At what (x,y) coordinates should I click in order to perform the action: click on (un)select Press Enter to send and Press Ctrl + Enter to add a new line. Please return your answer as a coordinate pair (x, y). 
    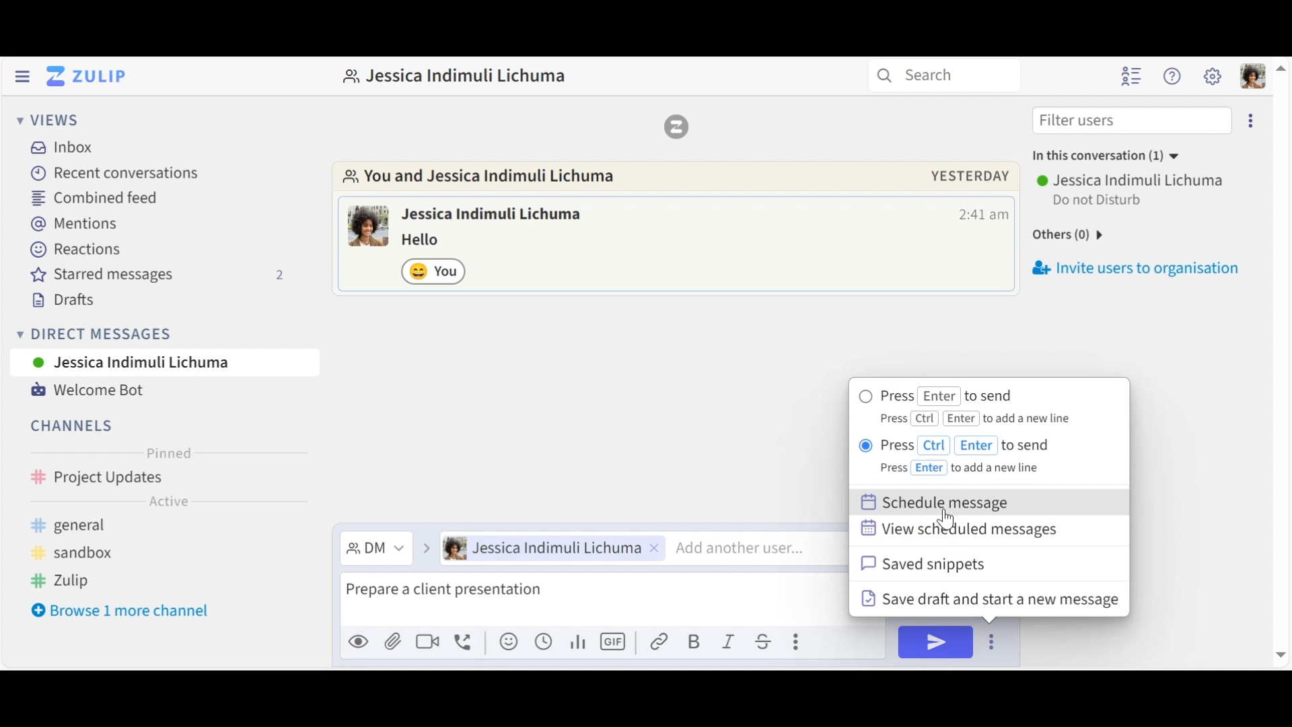
    Looking at the image, I should click on (972, 407).